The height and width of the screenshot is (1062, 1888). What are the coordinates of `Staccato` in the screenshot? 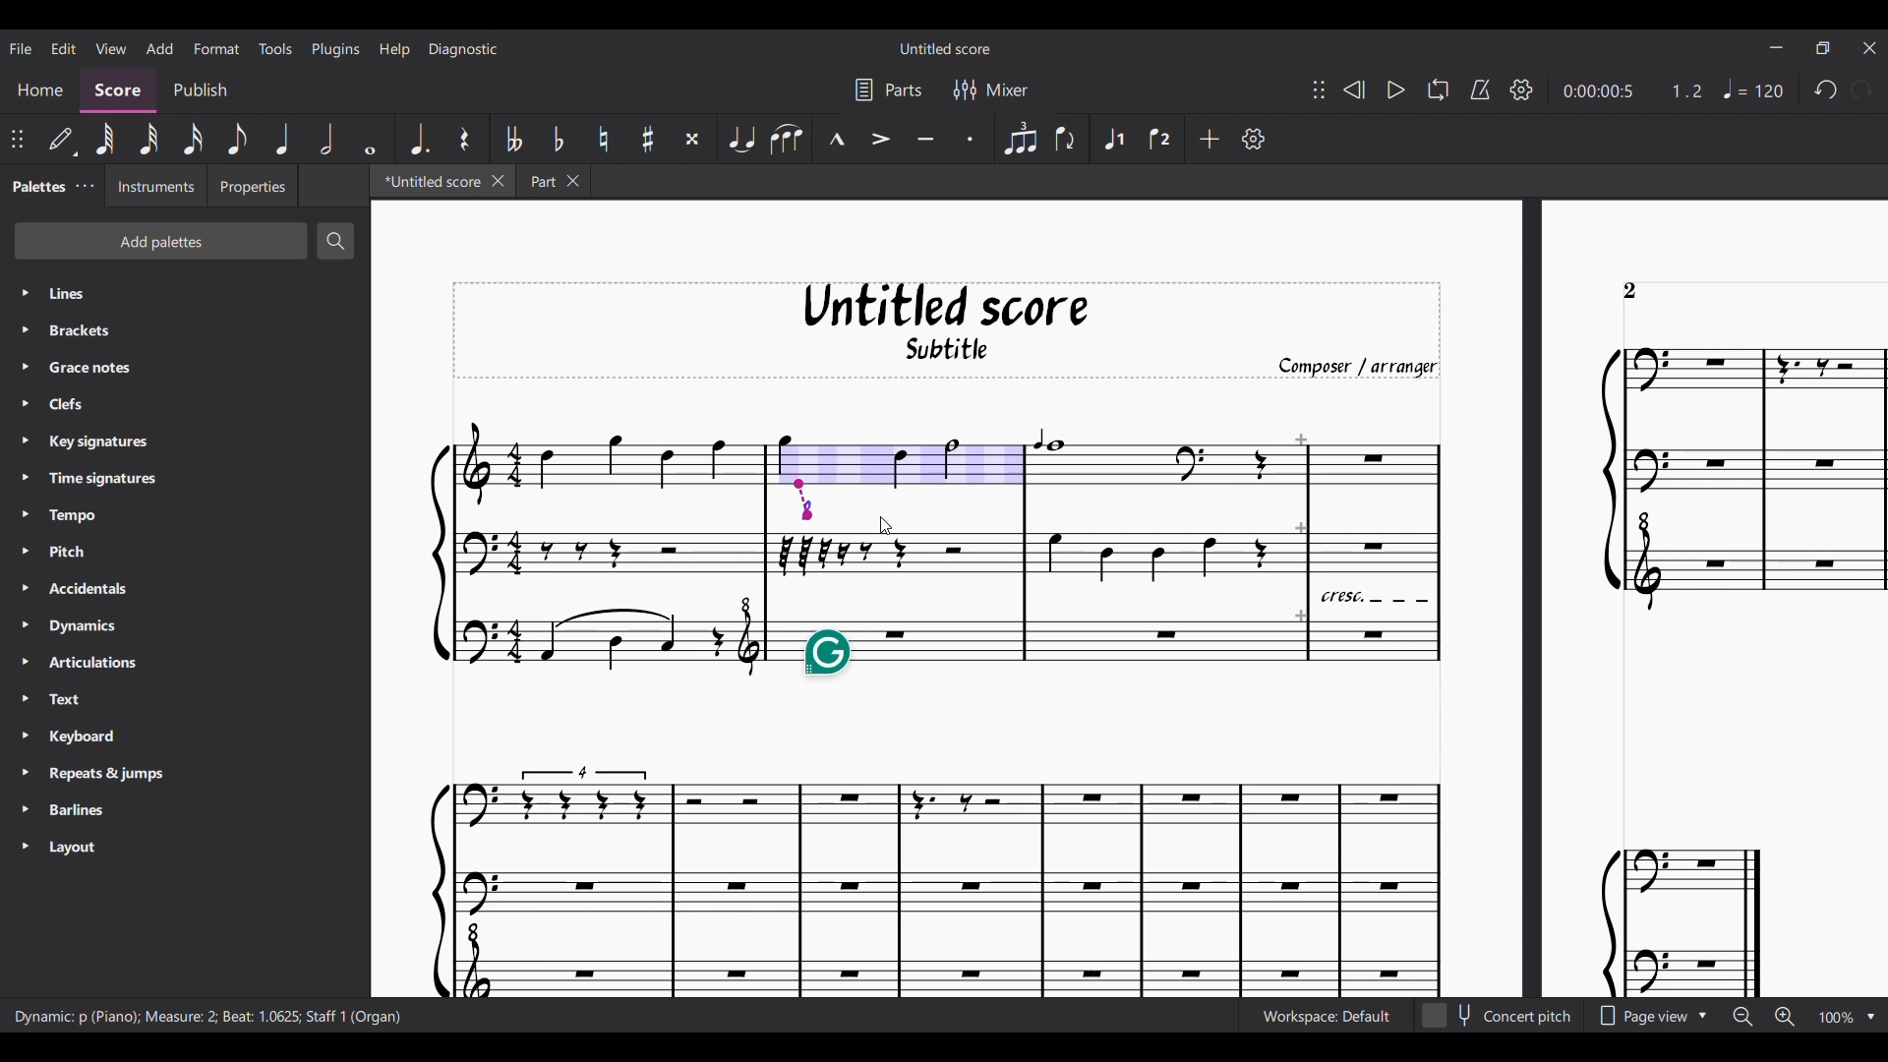 It's located at (972, 138).